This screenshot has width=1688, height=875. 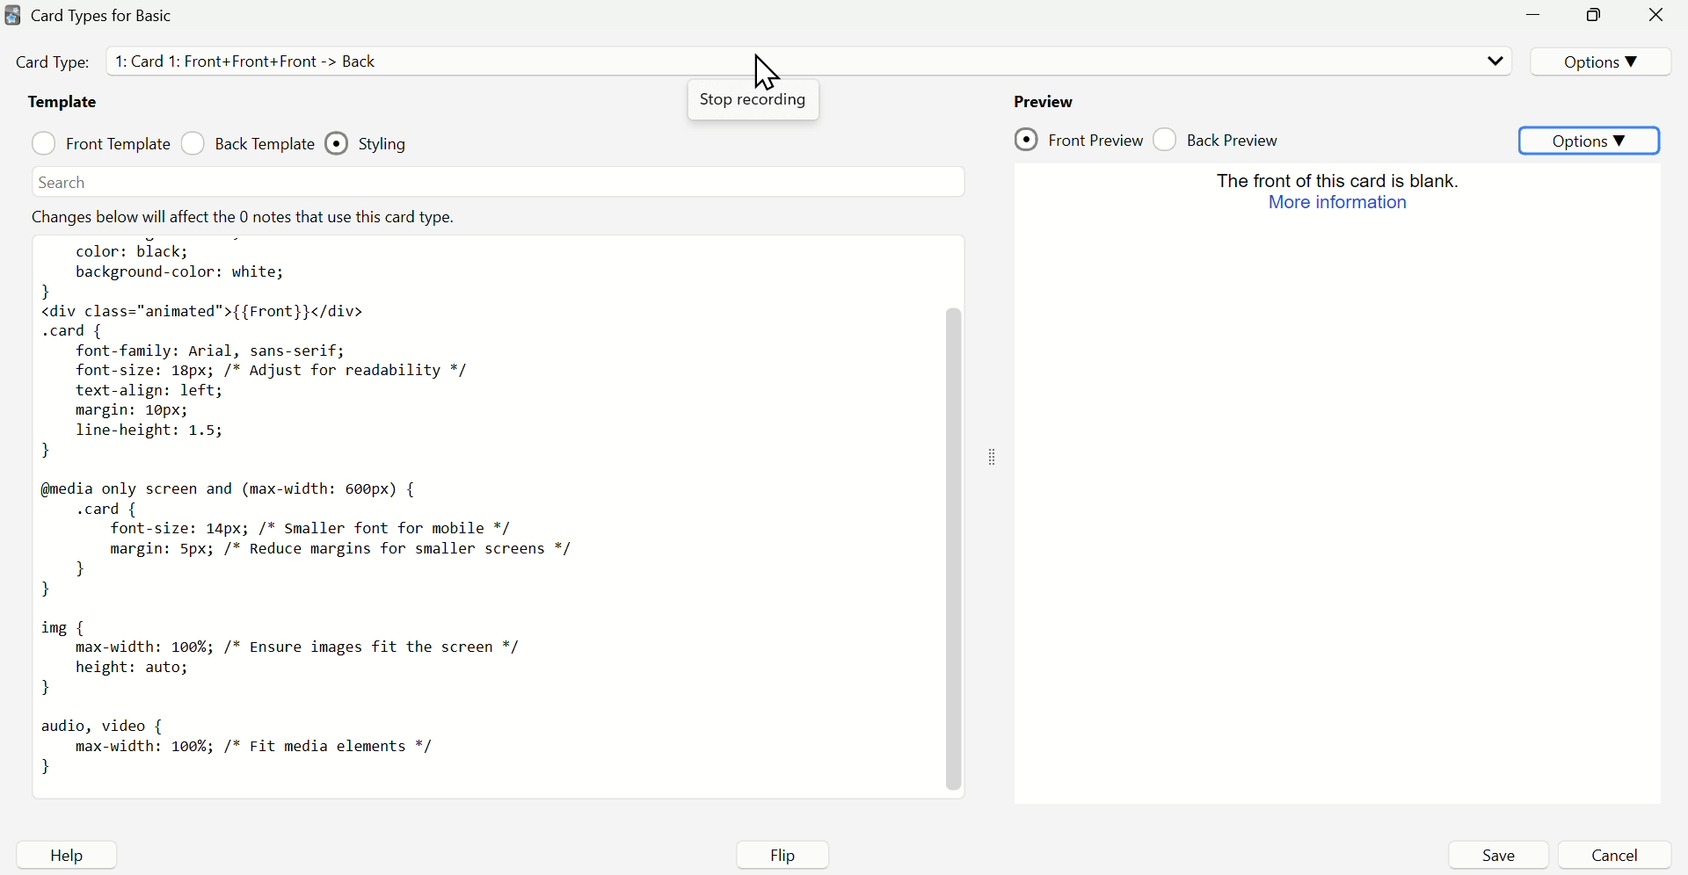 What do you see at coordinates (63, 105) in the screenshot?
I see `Template` at bounding box center [63, 105].